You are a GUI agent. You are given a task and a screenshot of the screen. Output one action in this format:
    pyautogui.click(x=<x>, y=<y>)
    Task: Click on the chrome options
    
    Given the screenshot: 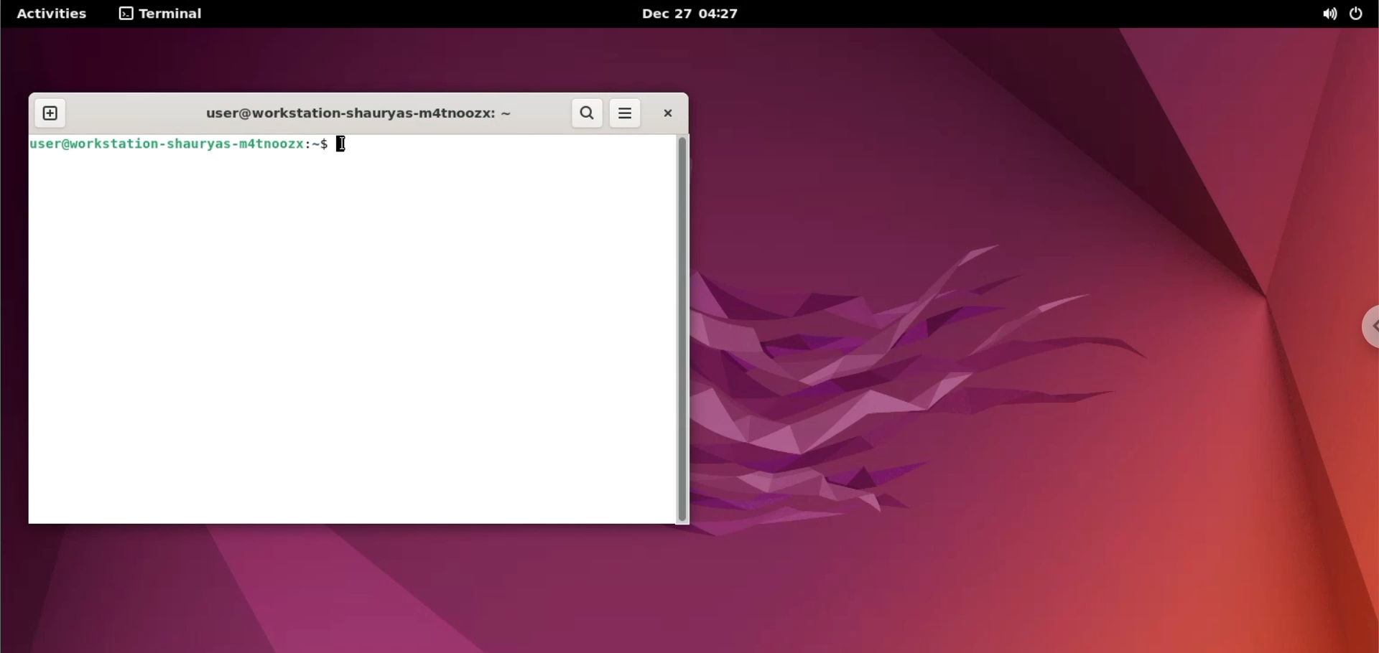 What is the action you would take?
    pyautogui.click(x=1365, y=327)
    